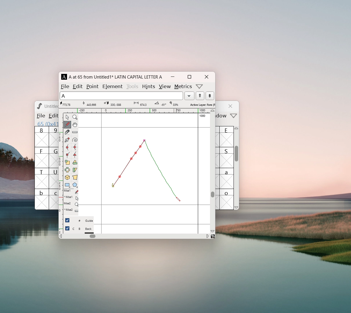  I want to click on ^Mse2, so click(71, 210).